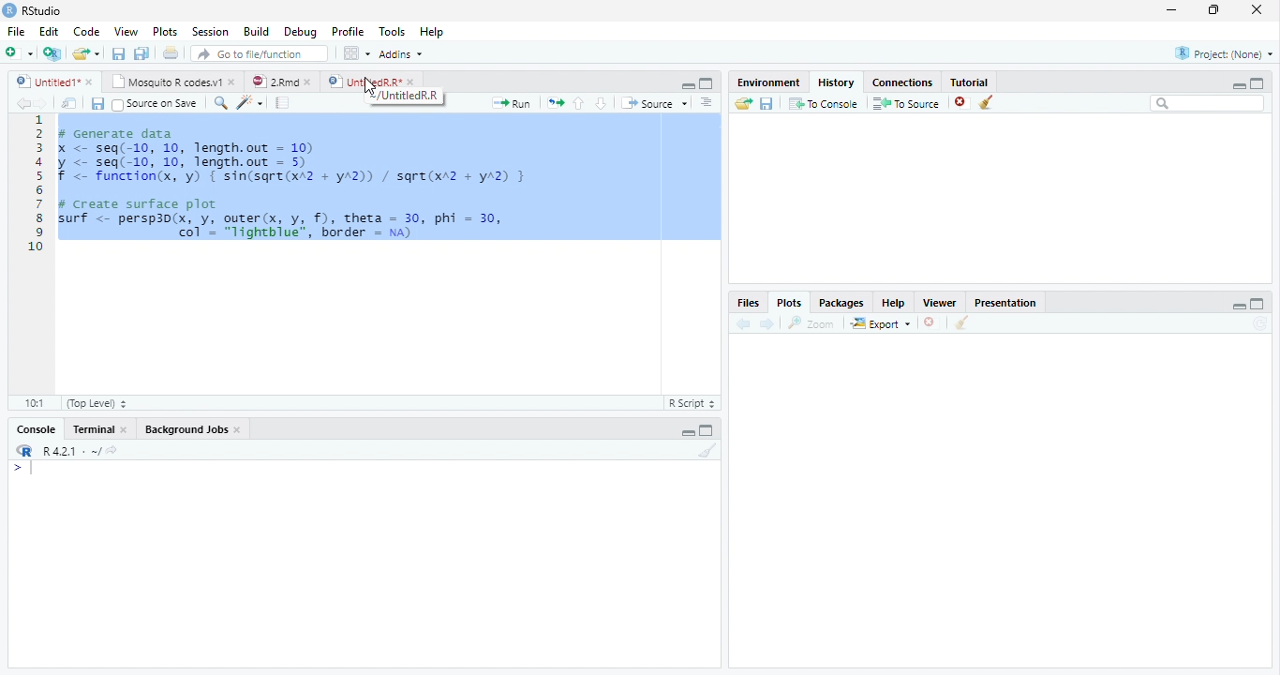 This screenshot has height=675, width=1280. What do you see at coordinates (431, 31) in the screenshot?
I see `Help` at bounding box center [431, 31].